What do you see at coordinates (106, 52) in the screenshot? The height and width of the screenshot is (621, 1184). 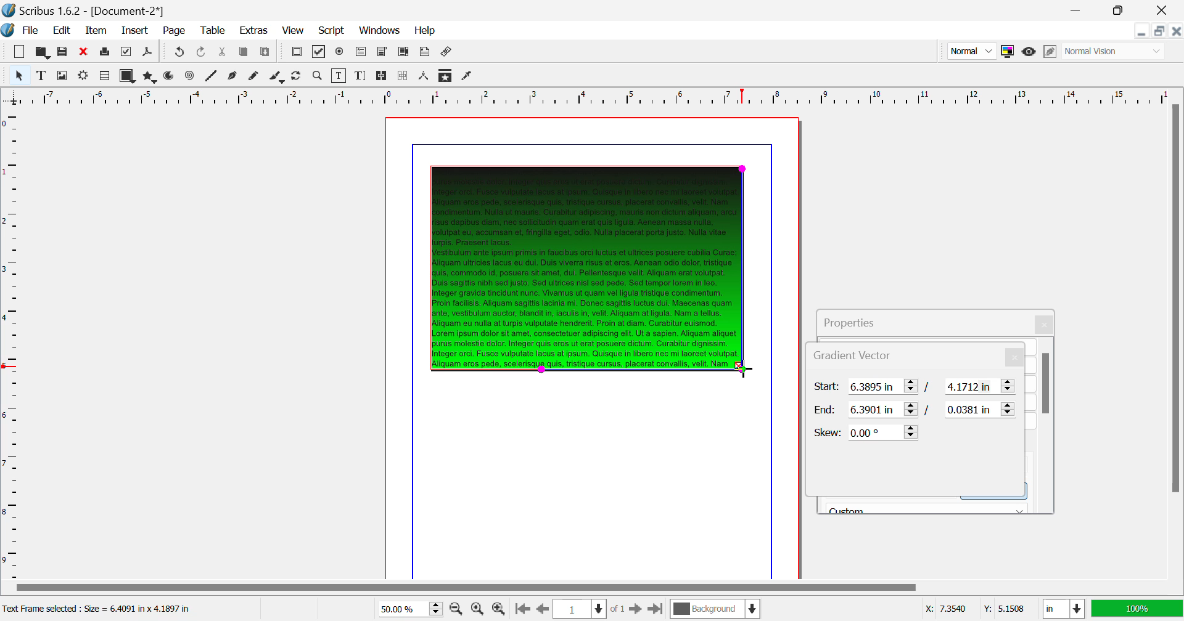 I see `Print` at bounding box center [106, 52].